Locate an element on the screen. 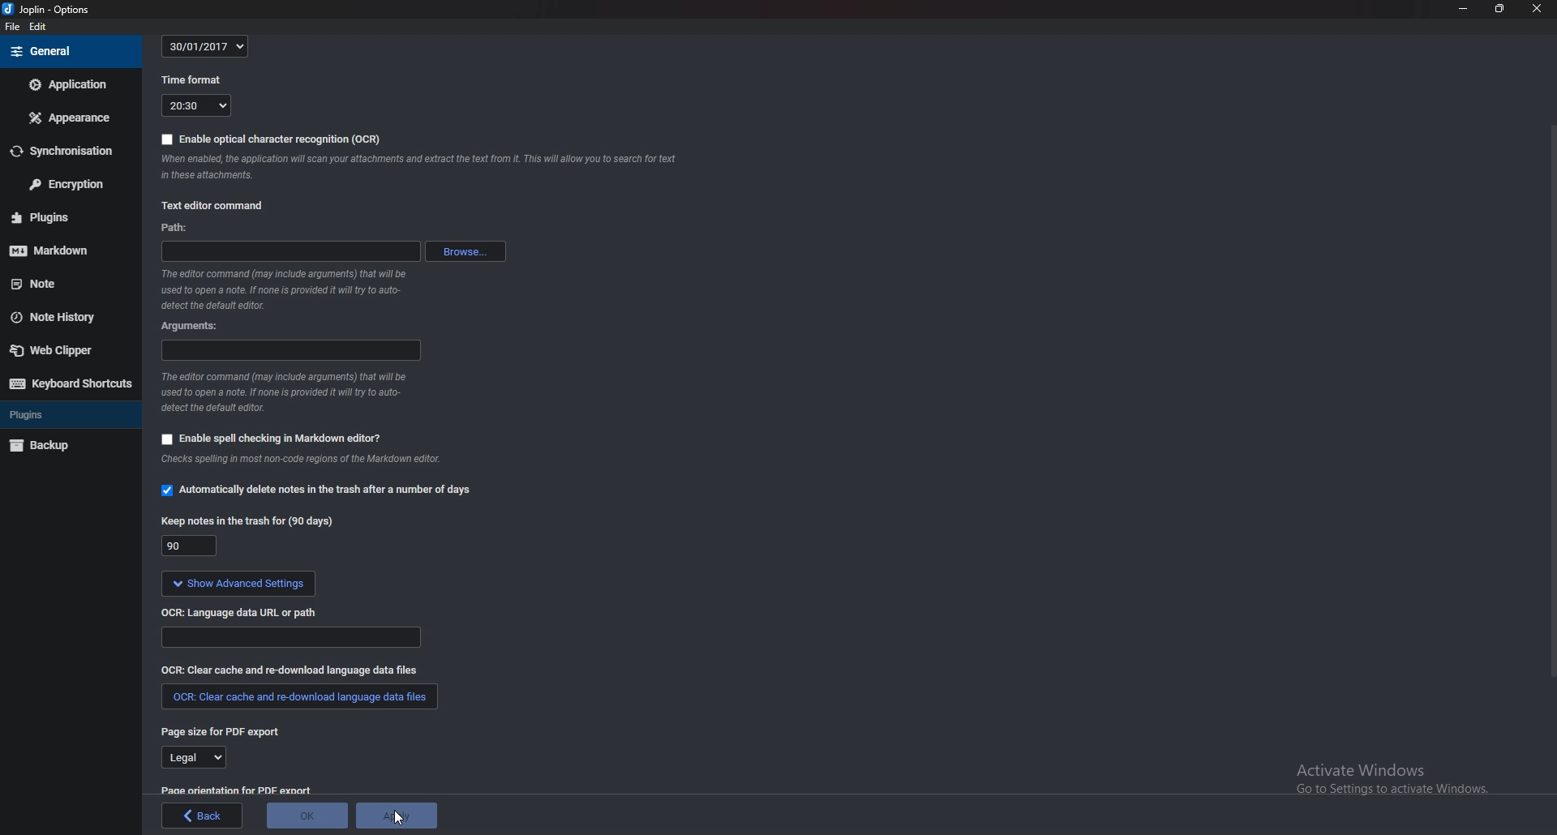 This screenshot has width=1557, height=835. 30/01/2017 is located at coordinates (208, 45).